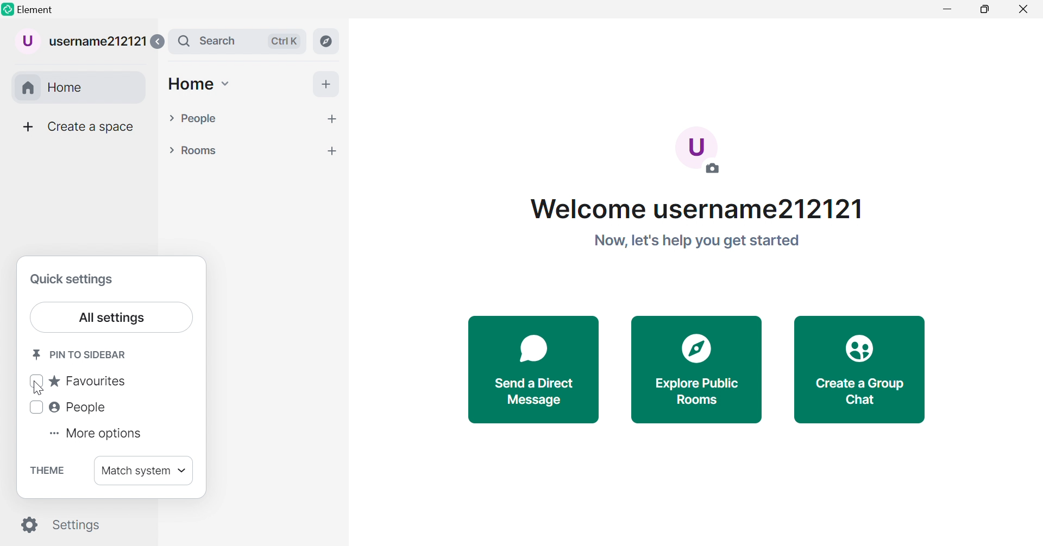 This screenshot has height=546, width=1043. Describe the element at coordinates (984, 11) in the screenshot. I see `Restore down` at that location.